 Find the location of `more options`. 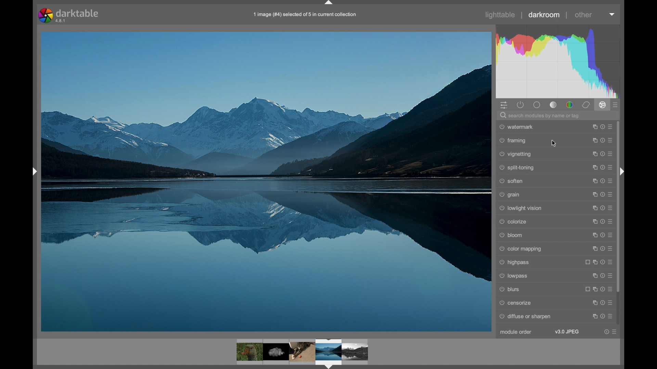

more options is located at coordinates (602, 195).